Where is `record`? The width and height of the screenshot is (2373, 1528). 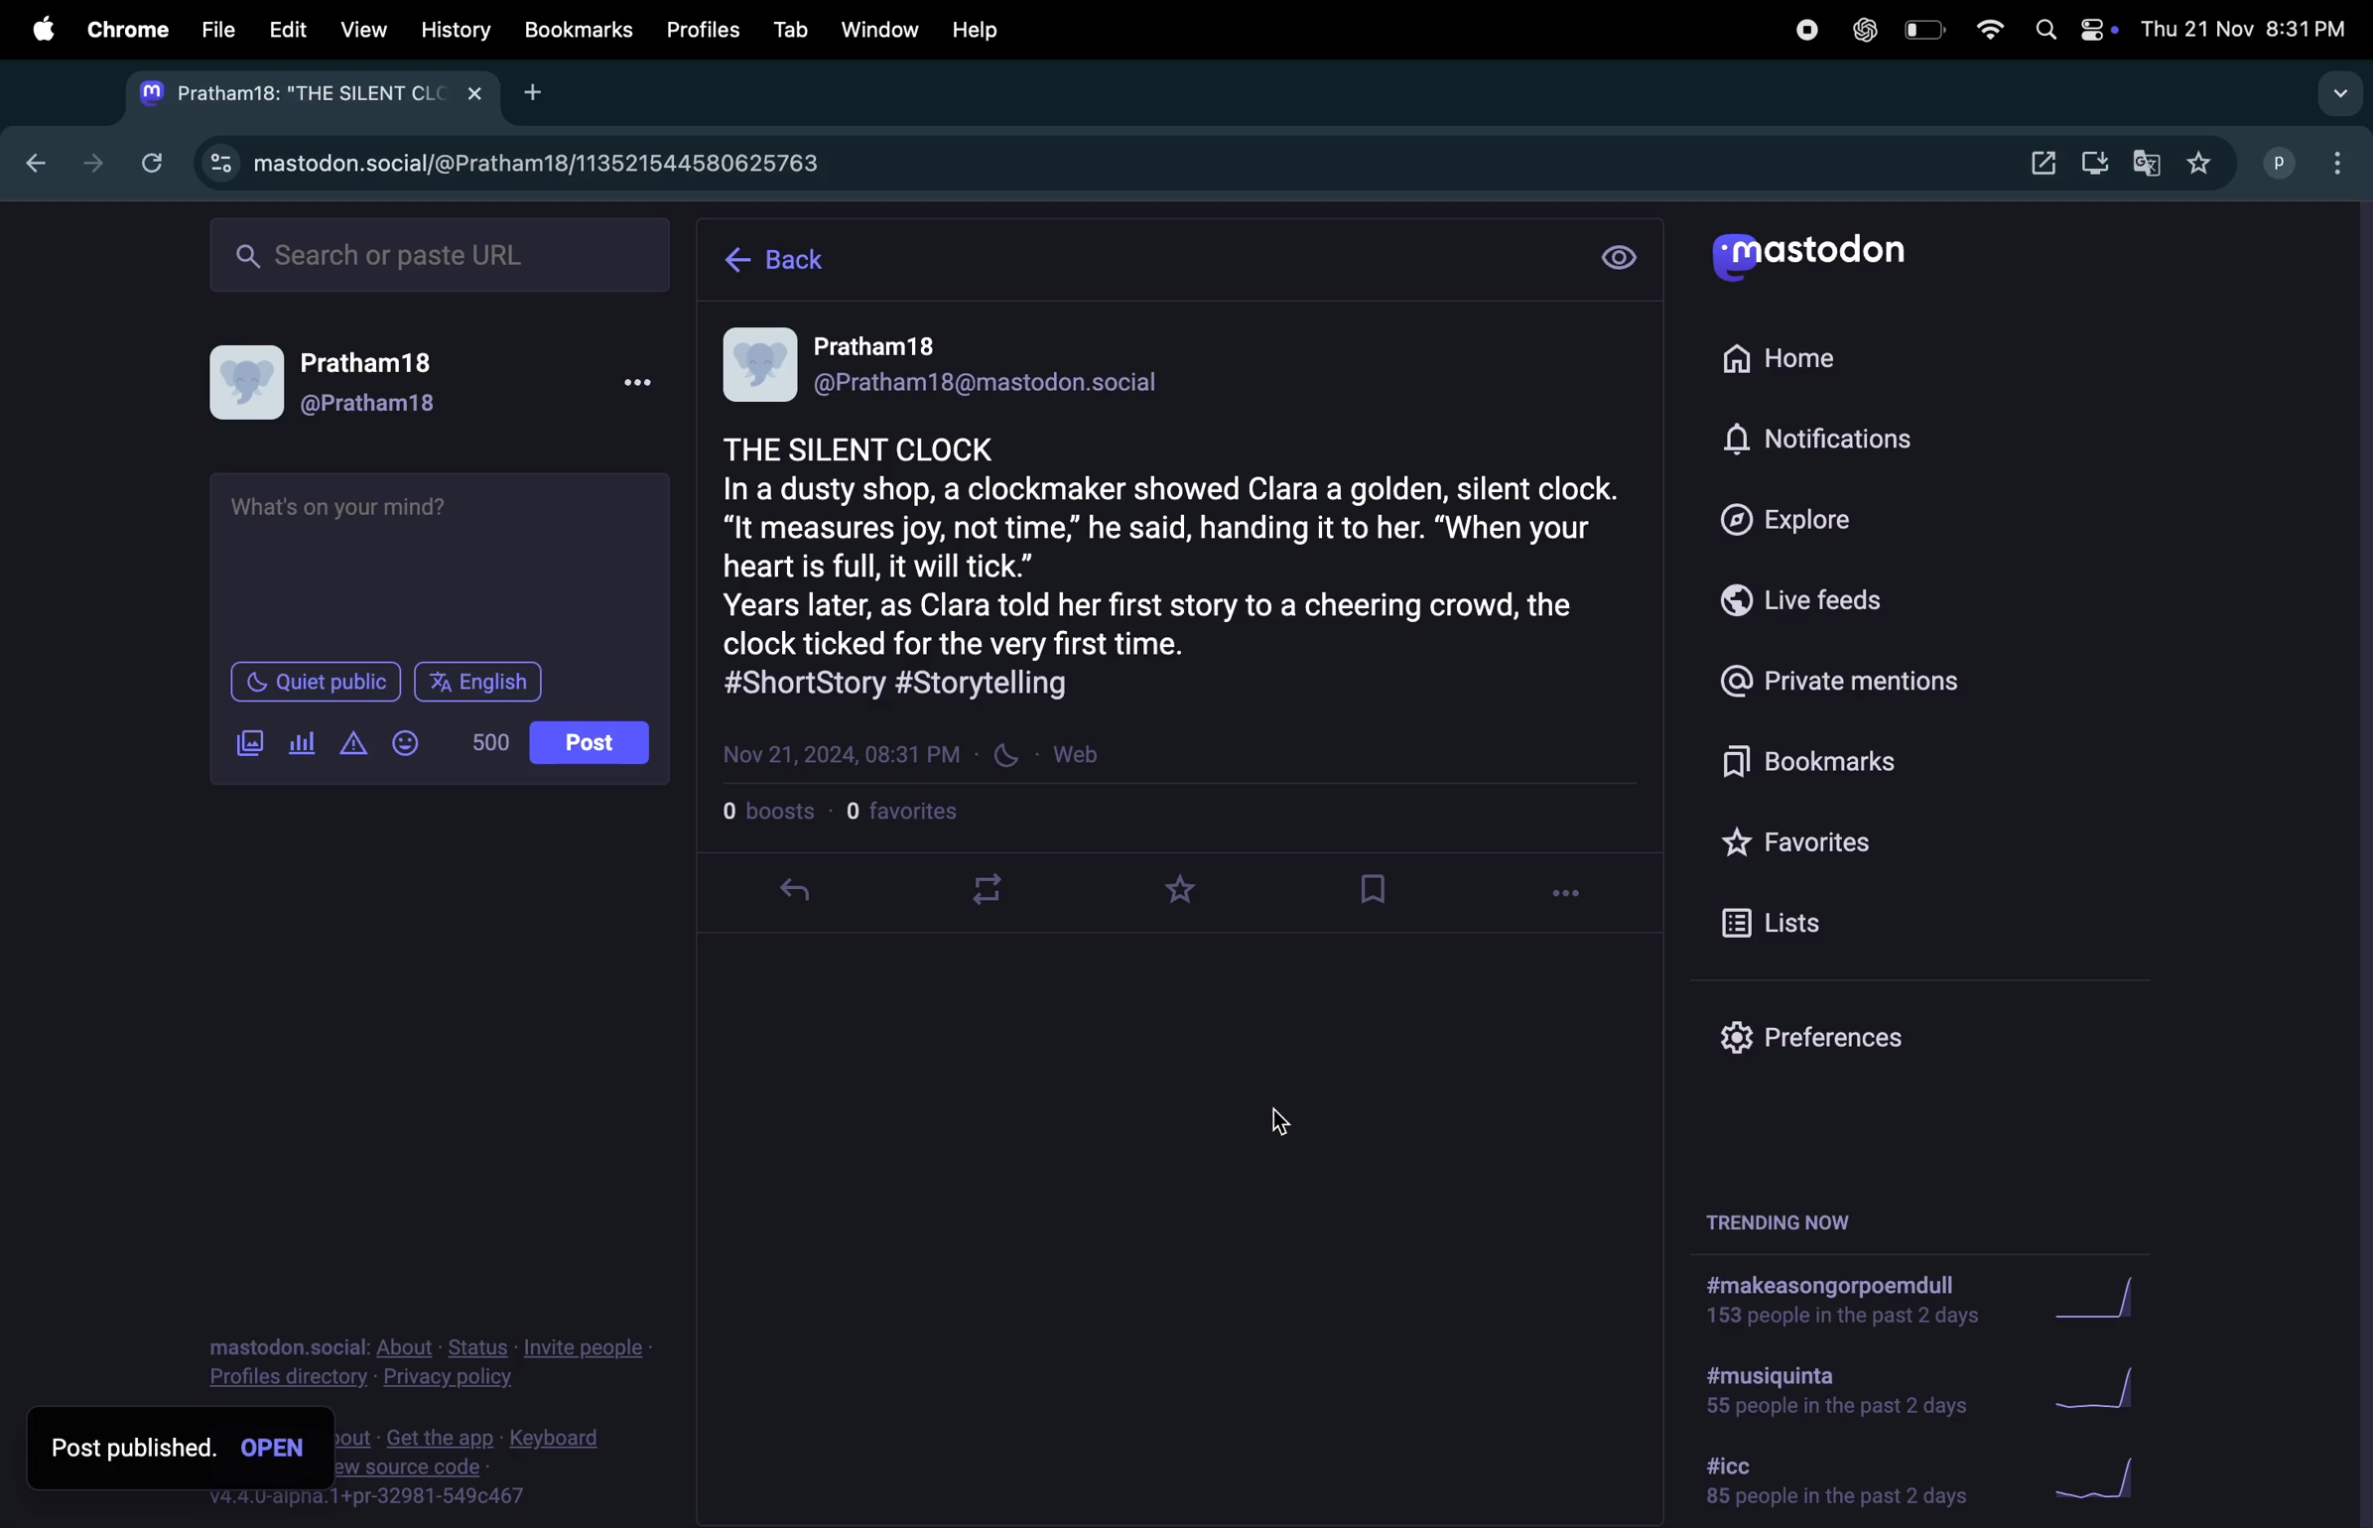
record is located at coordinates (1798, 27).